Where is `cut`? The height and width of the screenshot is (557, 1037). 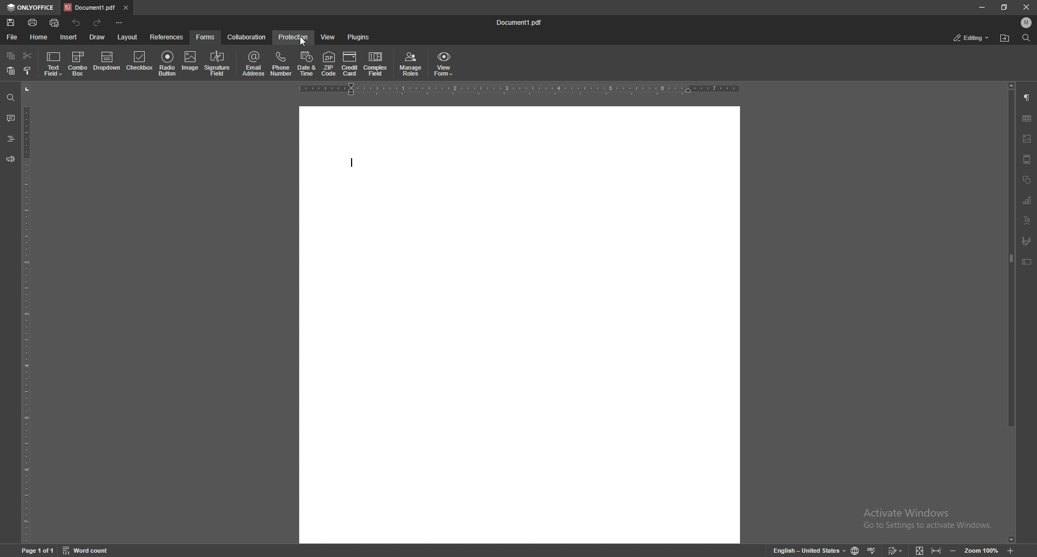
cut is located at coordinates (27, 55).